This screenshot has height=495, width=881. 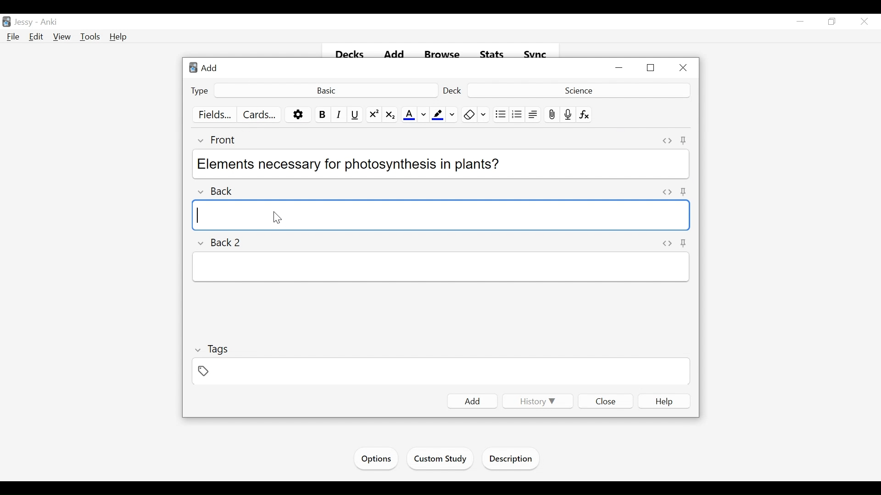 What do you see at coordinates (222, 140) in the screenshot?
I see `Front` at bounding box center [222, 140].